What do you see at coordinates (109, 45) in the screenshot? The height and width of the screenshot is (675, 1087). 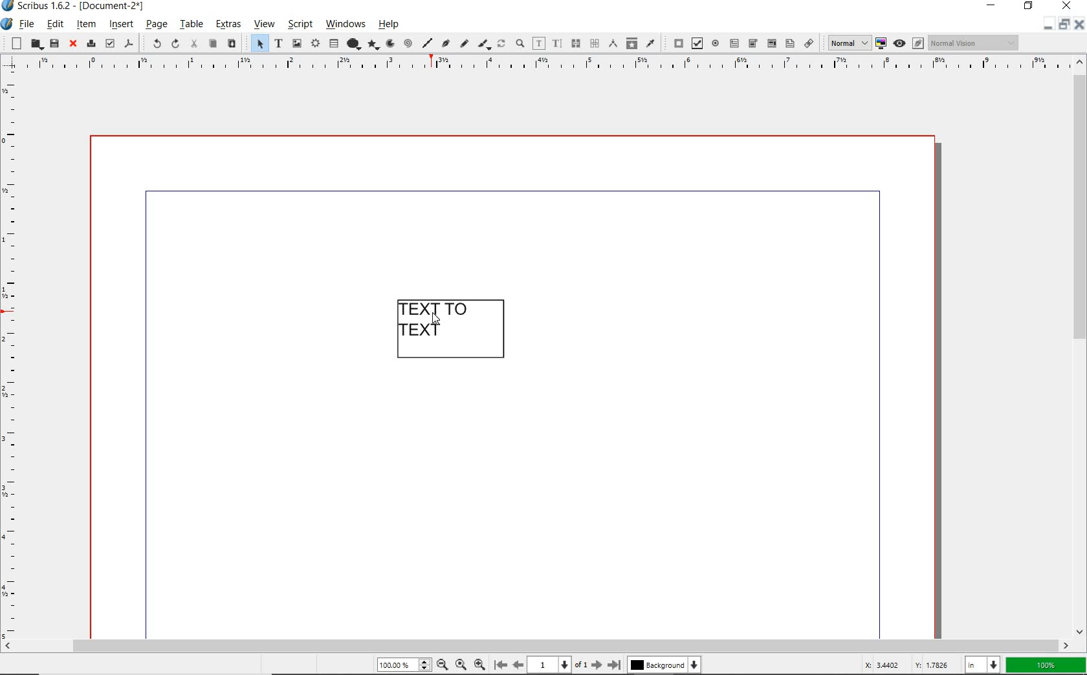 I see `preflight verifier` at bounding box center [109, 45].